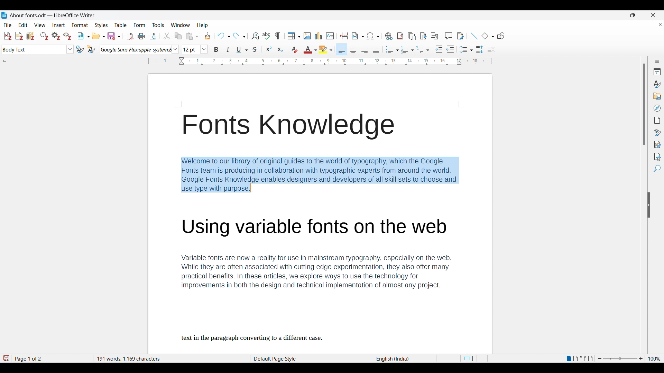 This screenshot has width=664, height=373. I want to click on Ordered list, so click(408, 49).